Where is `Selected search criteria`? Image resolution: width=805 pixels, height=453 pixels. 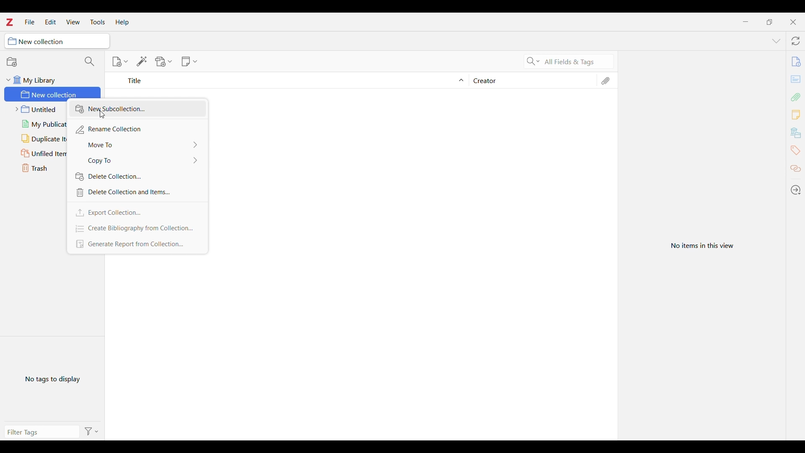 Selected search criteria is located at coordinates (577, 61).